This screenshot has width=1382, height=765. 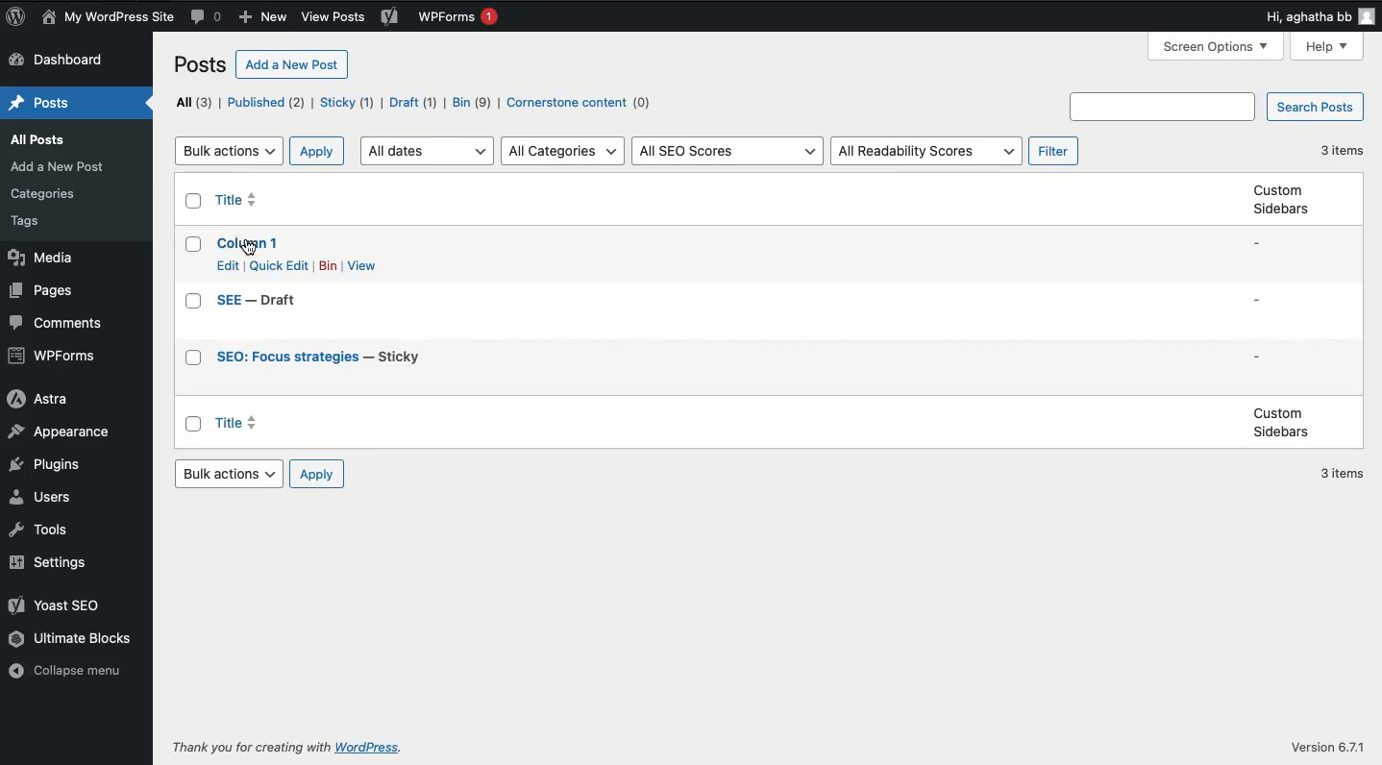 What do you see at coordinates (195, 244) in the screenshot?
I see `Checkbox` at bounding box center [195, 244].